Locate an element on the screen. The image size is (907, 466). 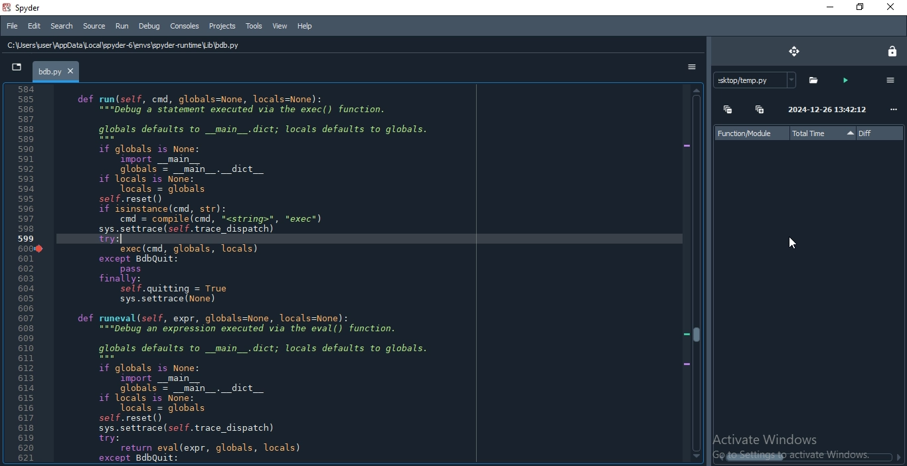
code is located at coordinates (357, 273).